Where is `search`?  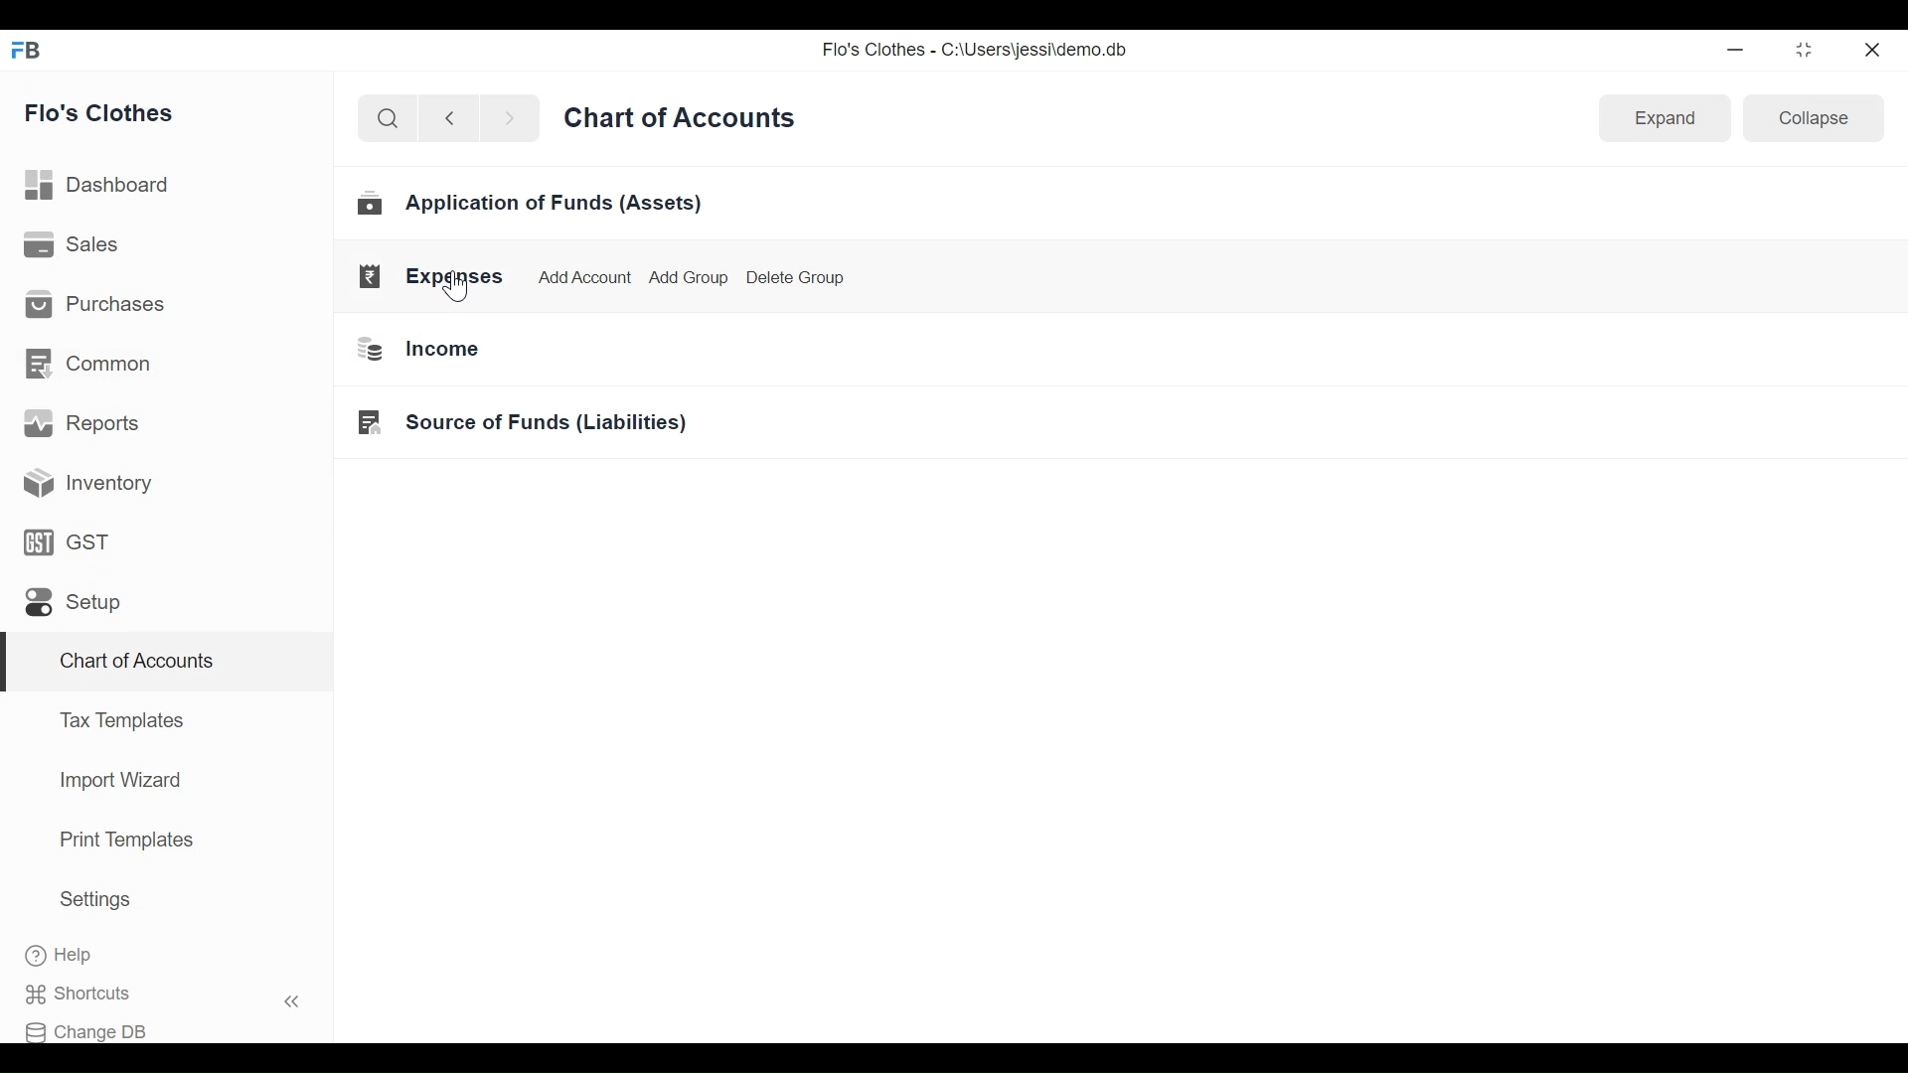 search is located at coordinates (388, 119).